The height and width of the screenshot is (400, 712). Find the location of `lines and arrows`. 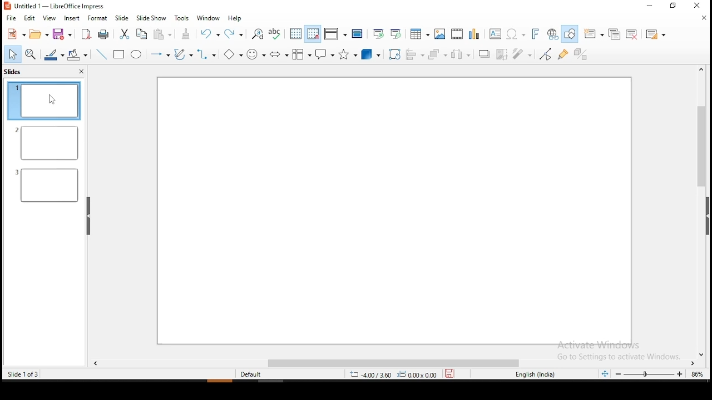

lines and arrows is located at coordinates (160, 54).